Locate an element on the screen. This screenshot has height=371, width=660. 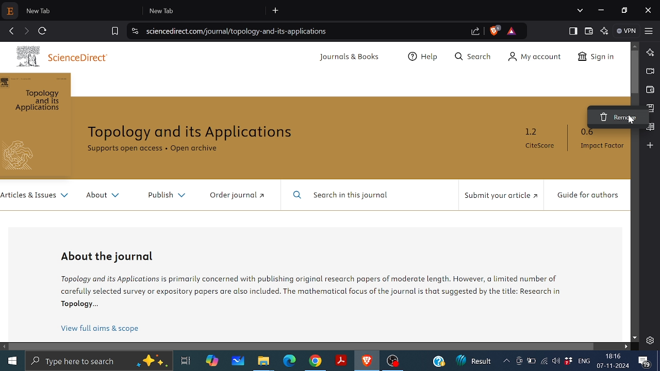
Minimize is located at coordinates (602, 10).